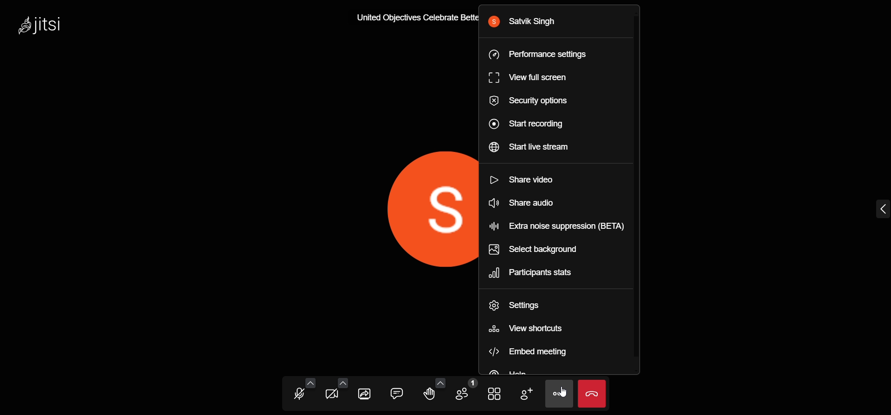 This screenshot has height=415, width=891. I want to click on invite people, so click(526, 393).